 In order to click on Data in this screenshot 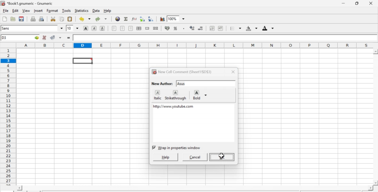, I will do `click(96, 11)`.